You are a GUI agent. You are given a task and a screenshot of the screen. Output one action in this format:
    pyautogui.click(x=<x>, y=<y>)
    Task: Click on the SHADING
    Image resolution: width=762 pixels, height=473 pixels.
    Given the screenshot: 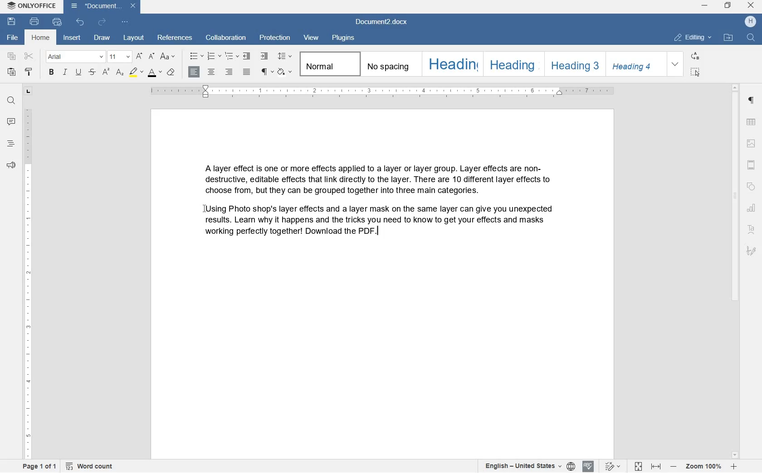 What is the action you would take?
    pyautogui.click(x=286, y=71)
    